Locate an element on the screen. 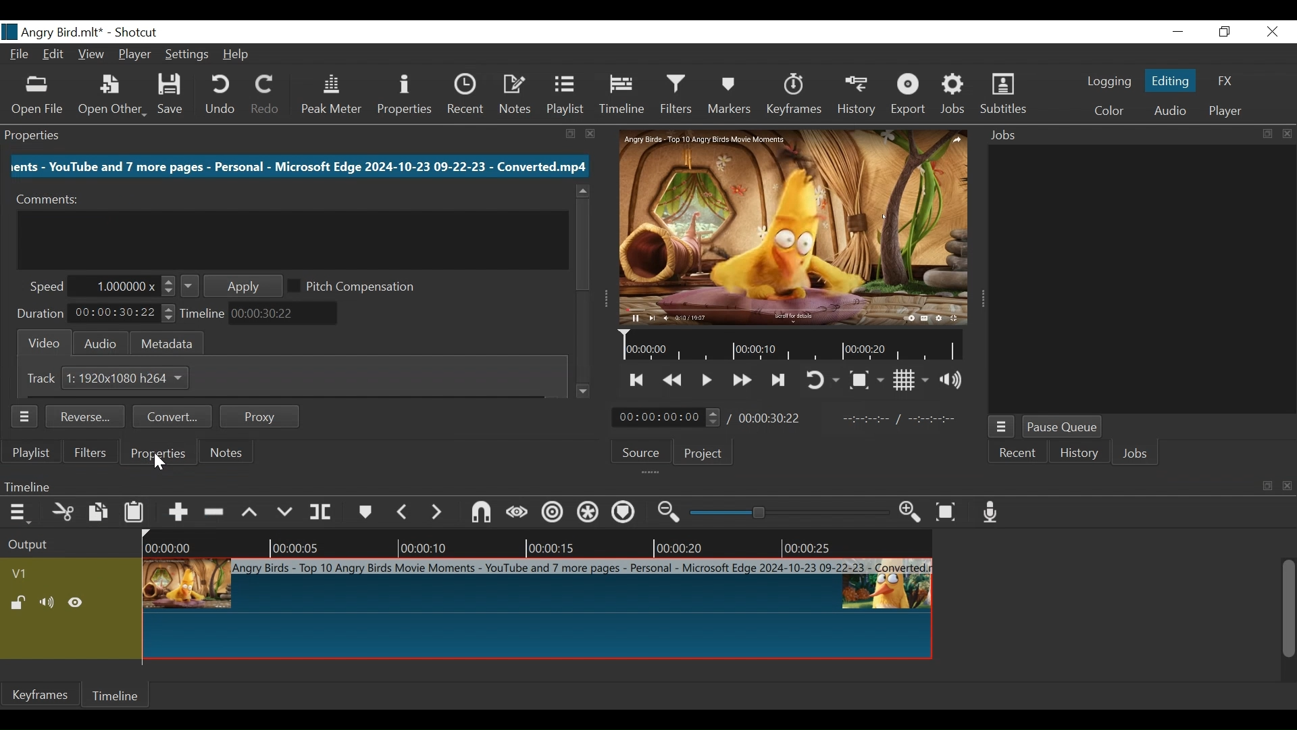 The height and width of the screenshot is (730, 1297). Save is located at coordinates (173, 95).